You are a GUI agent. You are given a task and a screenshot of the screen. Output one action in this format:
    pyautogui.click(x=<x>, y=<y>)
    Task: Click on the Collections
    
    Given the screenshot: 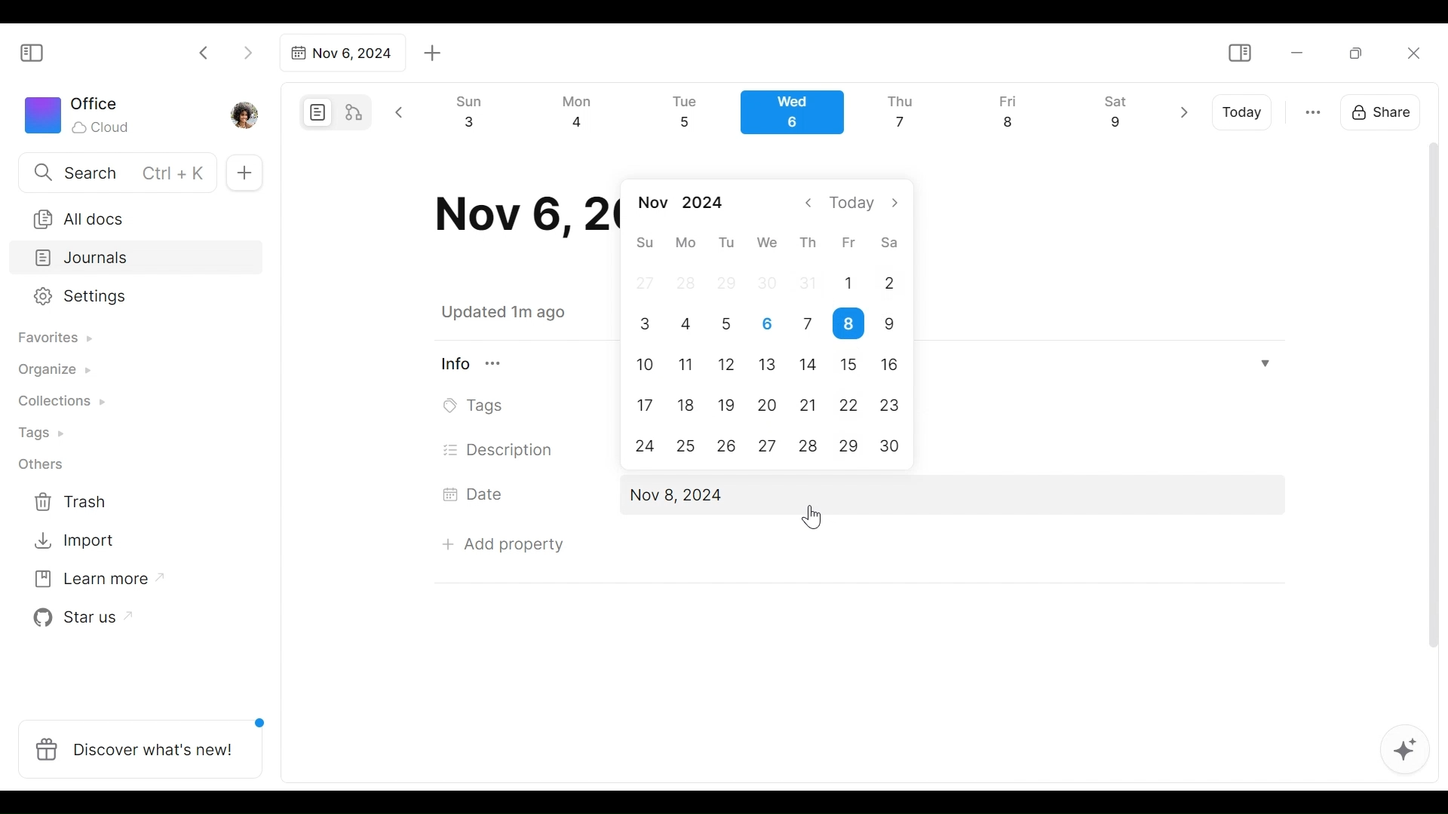 What is the action you would take?
    pyautogui.click(x=60, y=403)
    